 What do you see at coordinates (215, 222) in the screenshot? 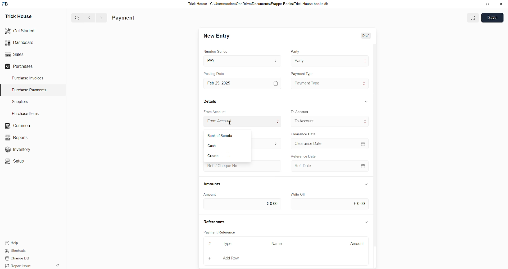
I see `References` at bounding box center [215, 222].